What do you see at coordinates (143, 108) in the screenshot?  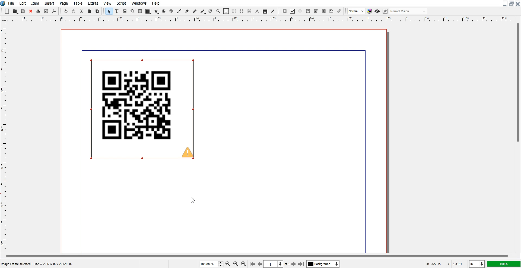 I see `QR Code Generated` at bounding box center [143, 108].